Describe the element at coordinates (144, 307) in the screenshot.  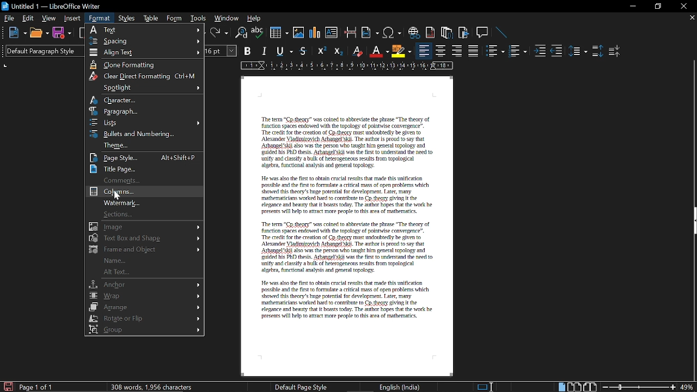
I see `Arrange` at that location.